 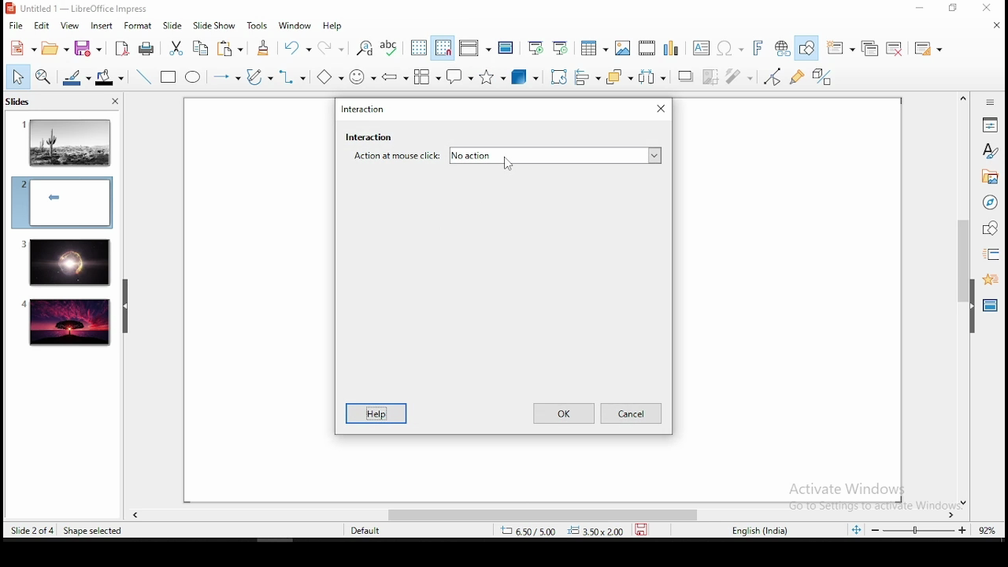 What do you see at coordinates (773, 78) in the screenshot?
I see `toggle point edit mode` at bounding box center [773, 78].